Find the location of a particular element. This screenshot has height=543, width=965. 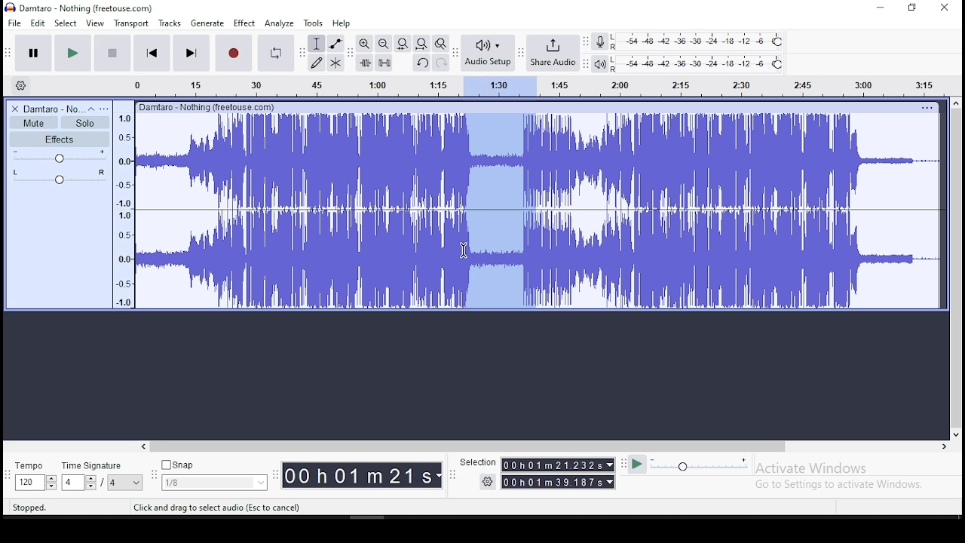

effects is located at coordinates (60, 139).